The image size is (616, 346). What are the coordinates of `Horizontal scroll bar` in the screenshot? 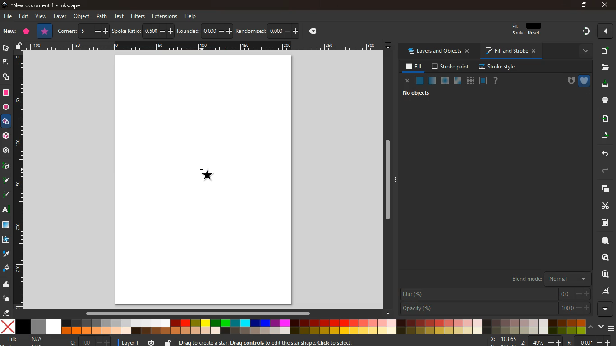 It's located at (203, 315).